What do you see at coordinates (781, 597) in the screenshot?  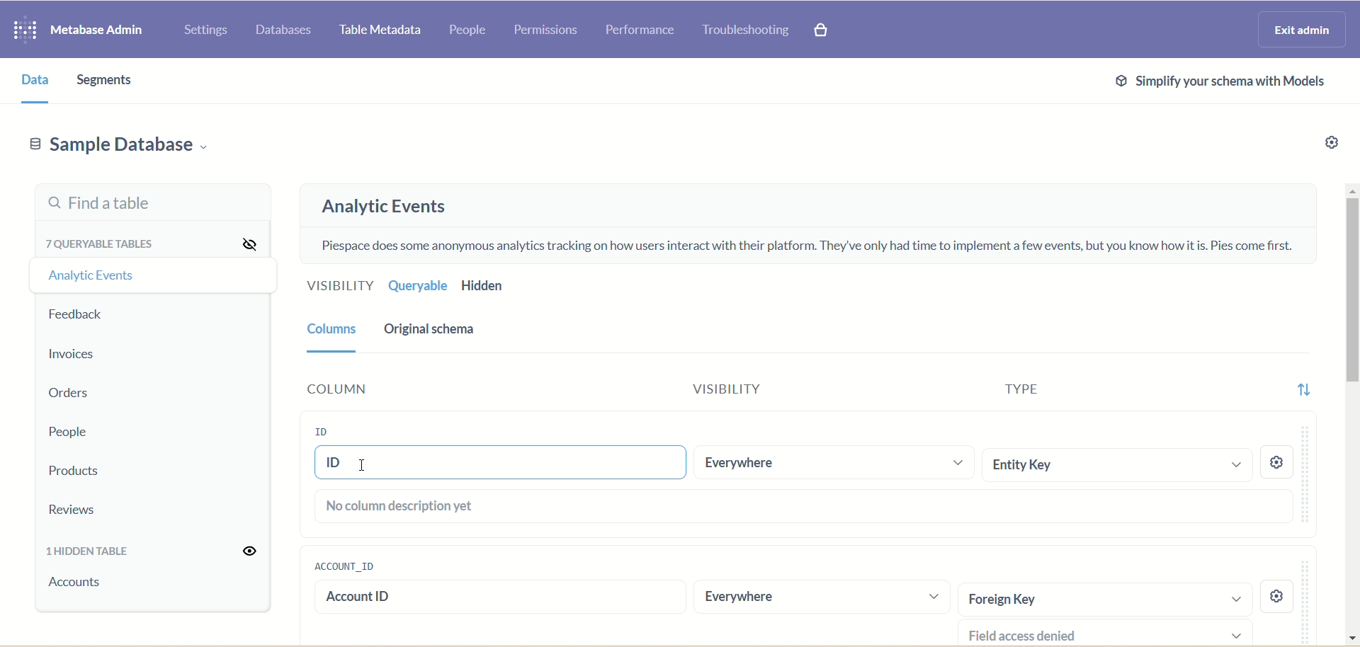 I see `Everywhere` at bounding box center [781, 597].